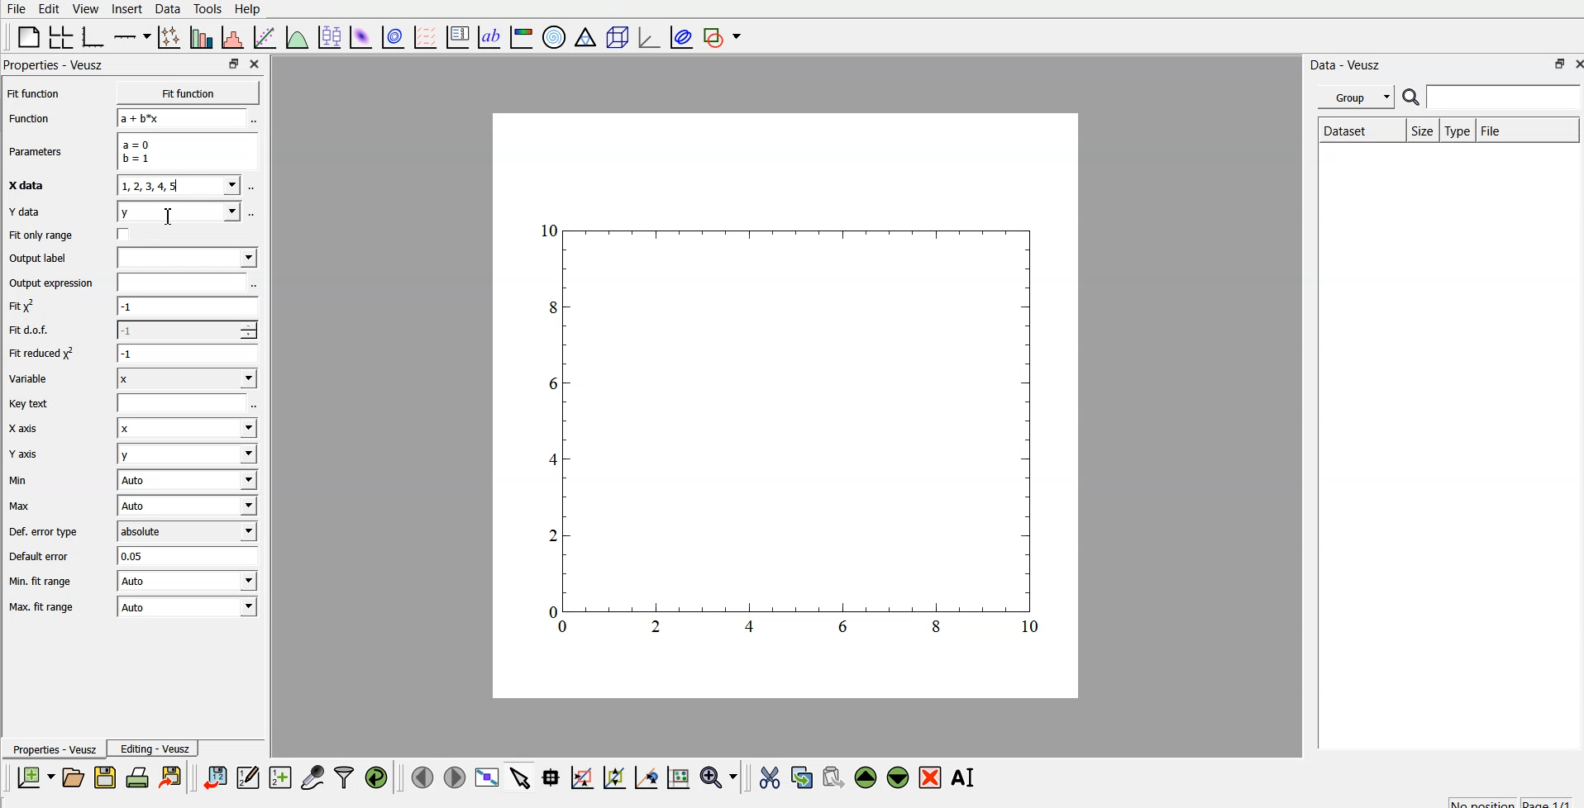 The width and height of the screenshot is (1584, 808). What do you see at coordinates (28, 36) in the screenshot?
I see `blank page` at bounding box center [28, 36].